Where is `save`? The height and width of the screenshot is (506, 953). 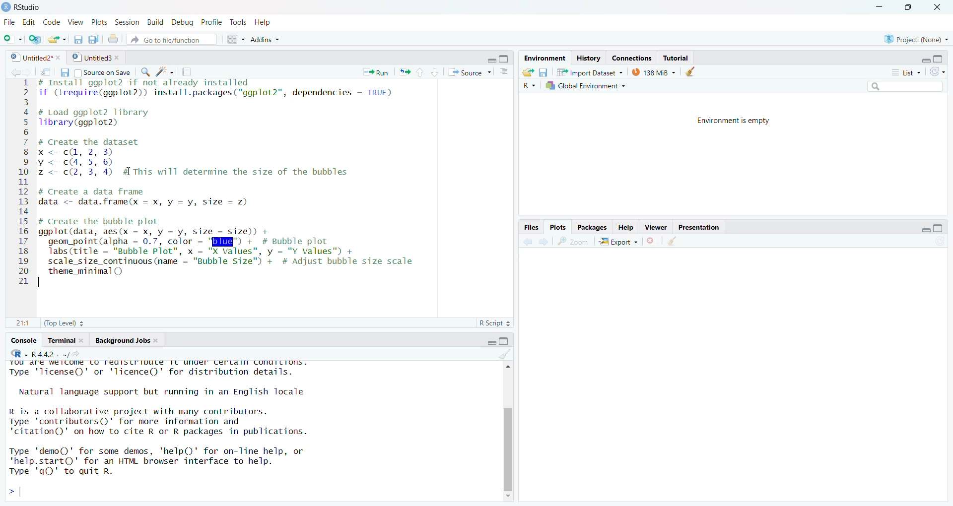
save is located at coordinates (62, 72).